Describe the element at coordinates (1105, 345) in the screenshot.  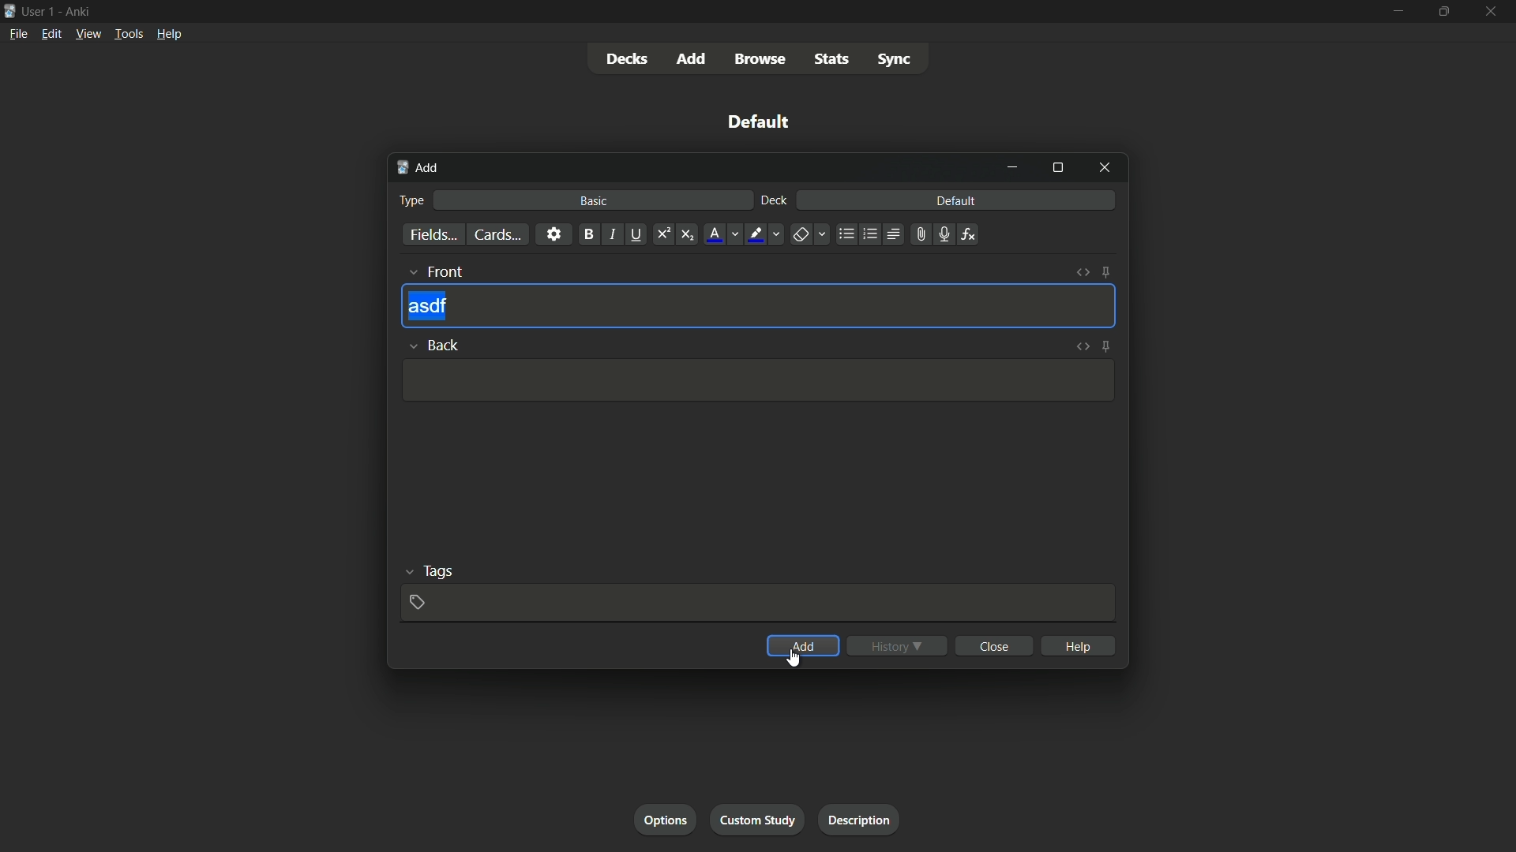
I see `toggle sticky` at that location.